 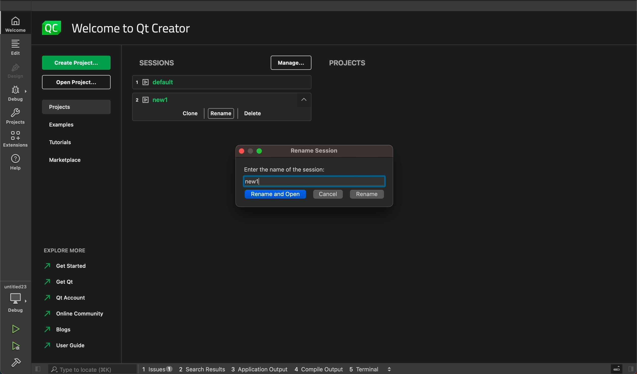 I want to click on rename, so click(x=221, y=113).